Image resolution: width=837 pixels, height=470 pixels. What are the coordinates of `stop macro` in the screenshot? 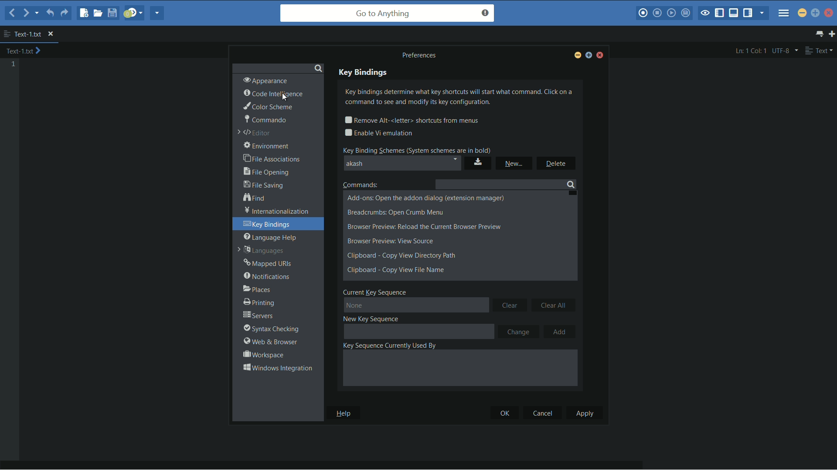 It's located at (658, 13).